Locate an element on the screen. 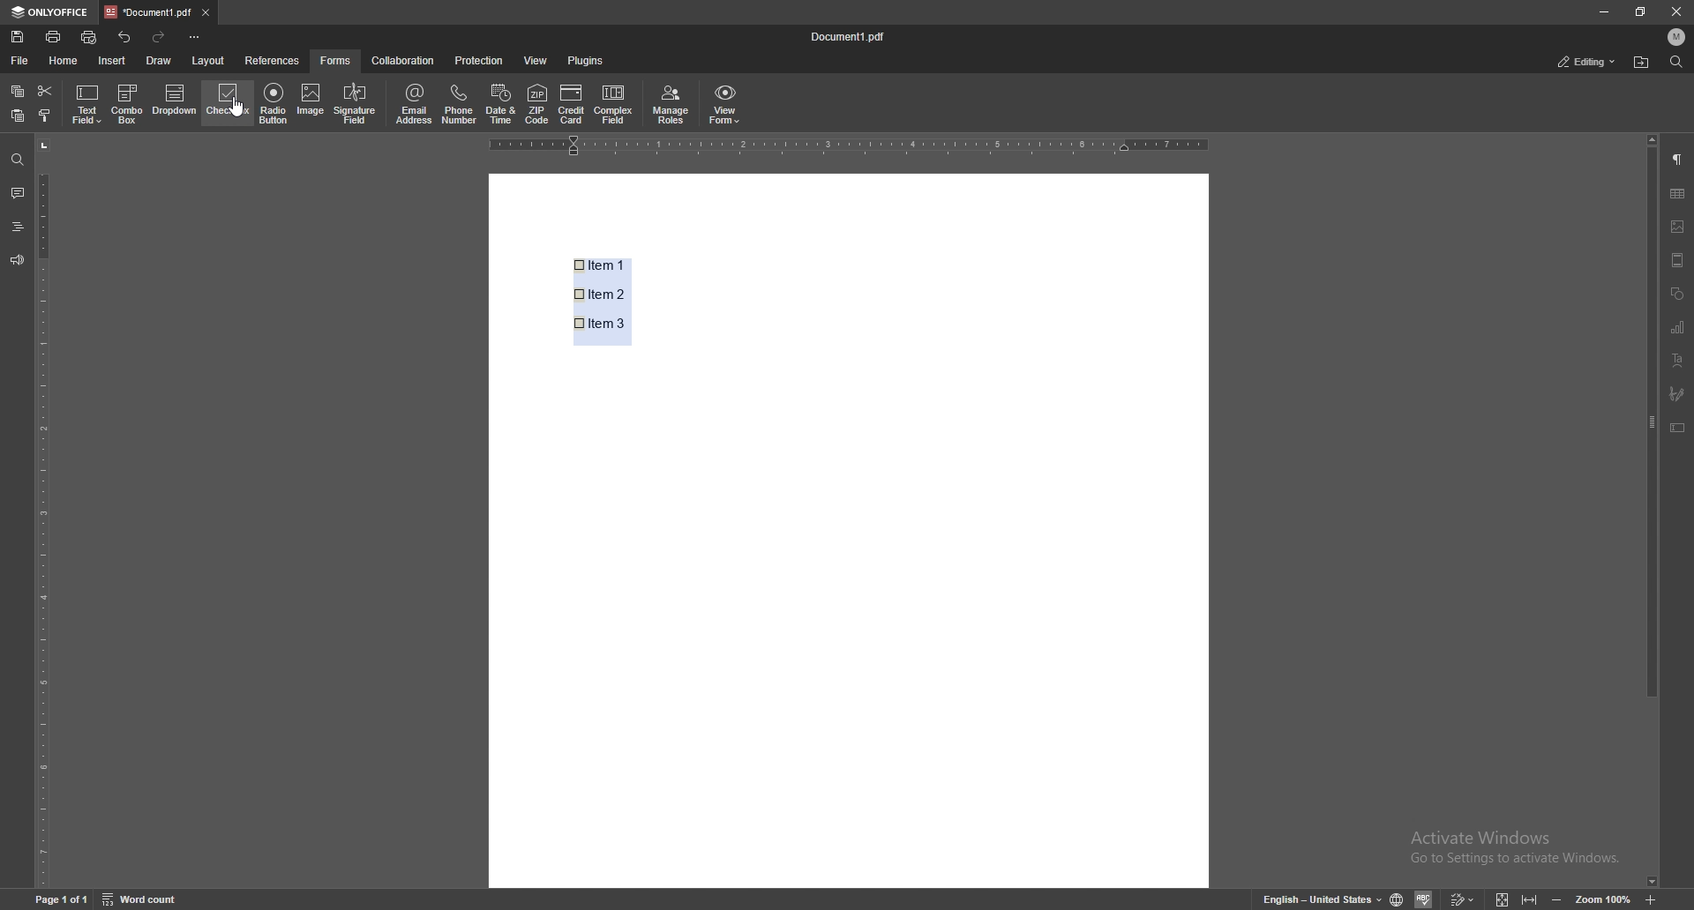  find is located at coordinates (17, 160).